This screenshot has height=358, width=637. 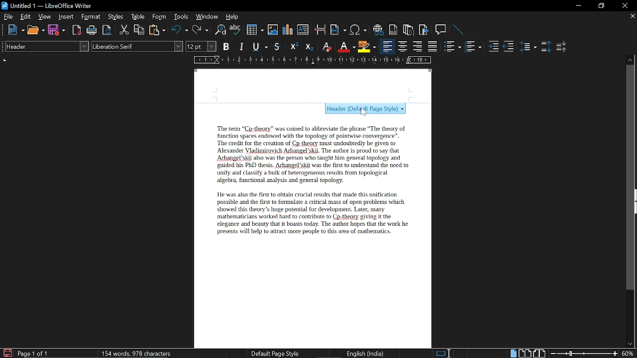 What do you see at coordinates (312, 61) in the screenshot?
I see `SCale` at bounding box center [312, 61].